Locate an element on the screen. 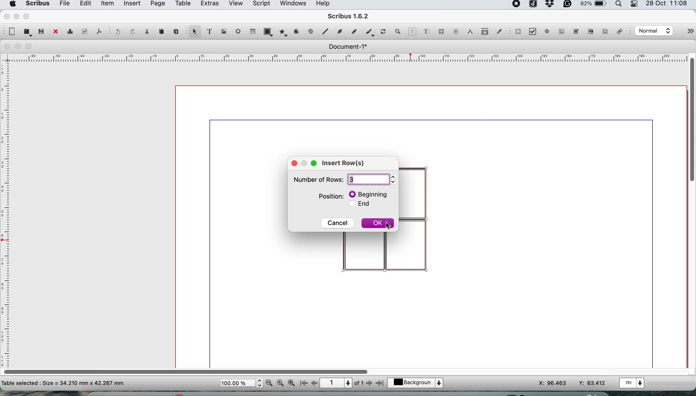  system logo is located at coordinates (12, 4).